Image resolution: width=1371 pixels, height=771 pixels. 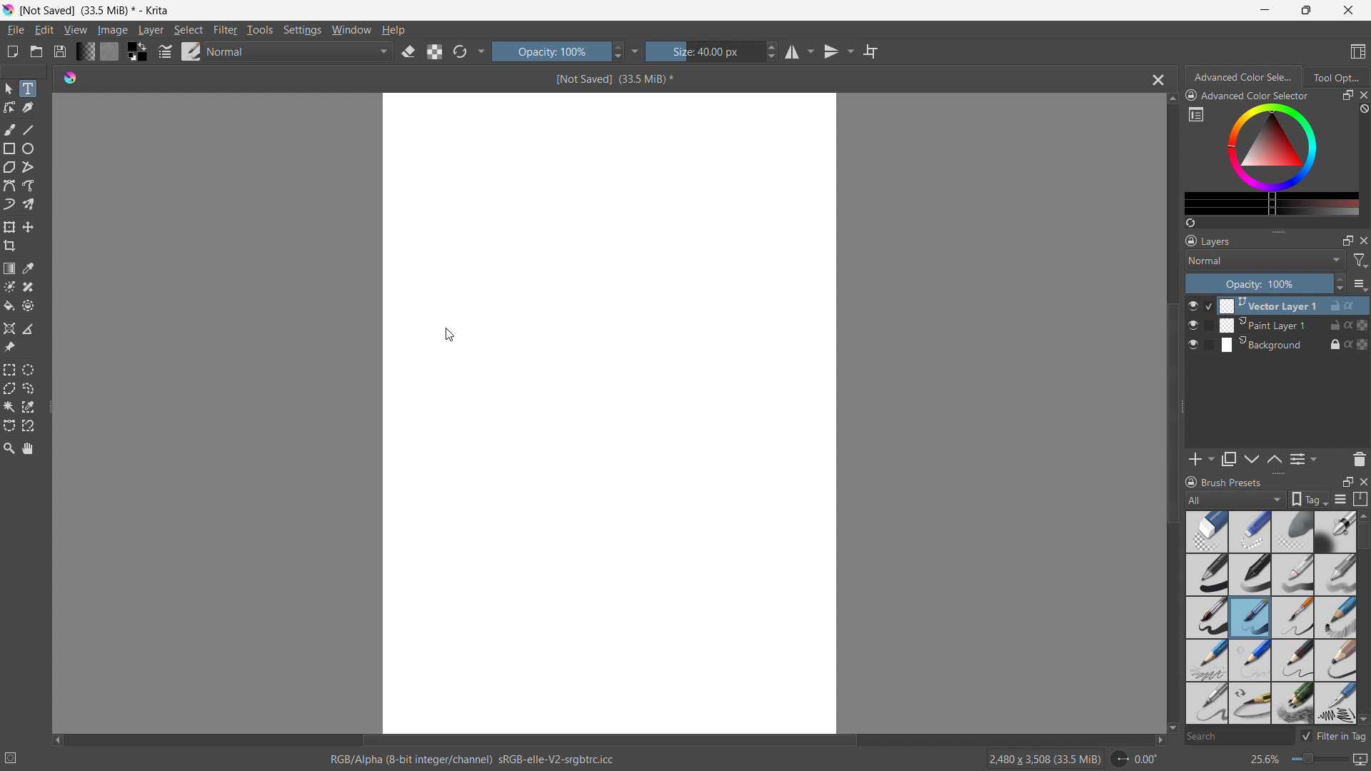 I want to click on opacity control, so click(x=558, y=51).